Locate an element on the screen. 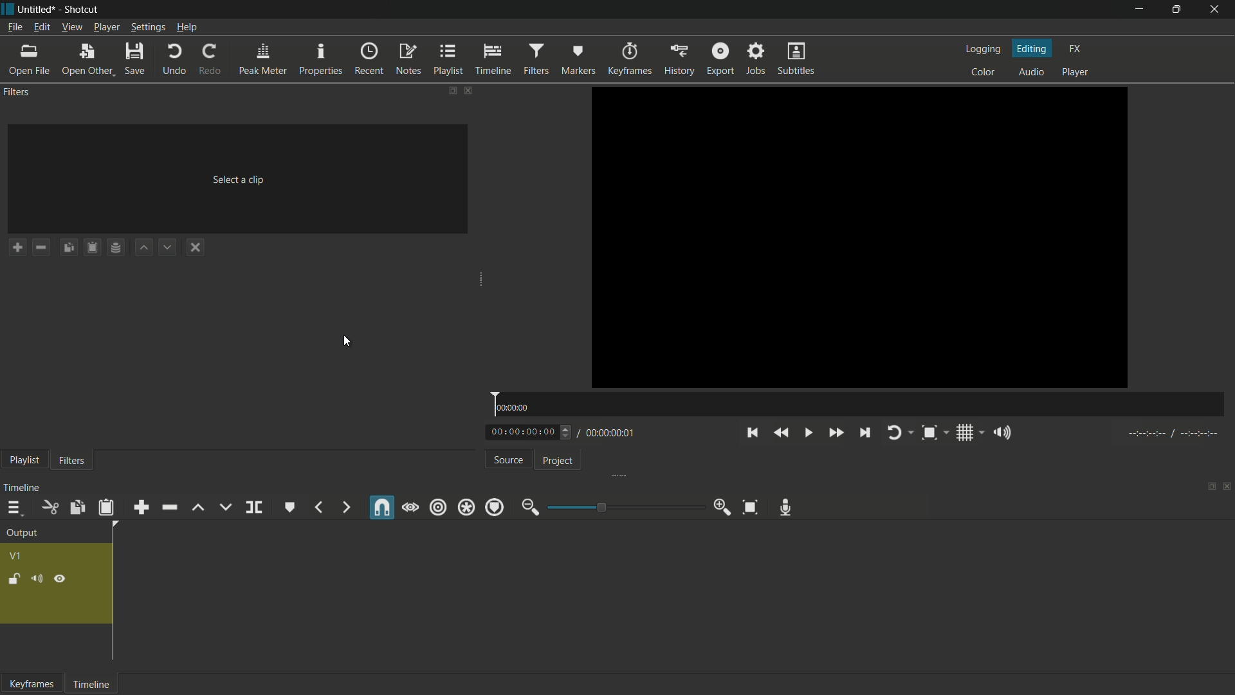  timeline is located at coordinates (24, 488).